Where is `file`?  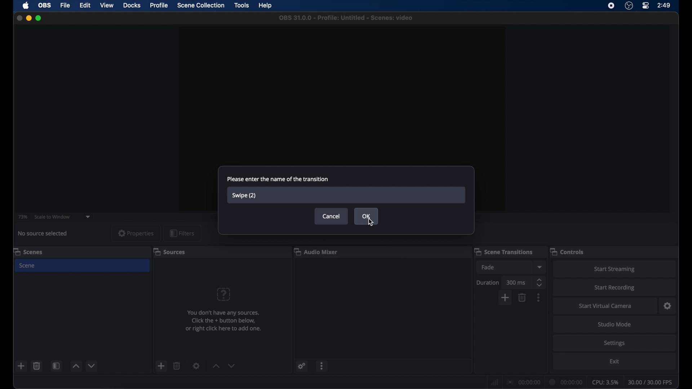 file is located at coordinates (65, 5).